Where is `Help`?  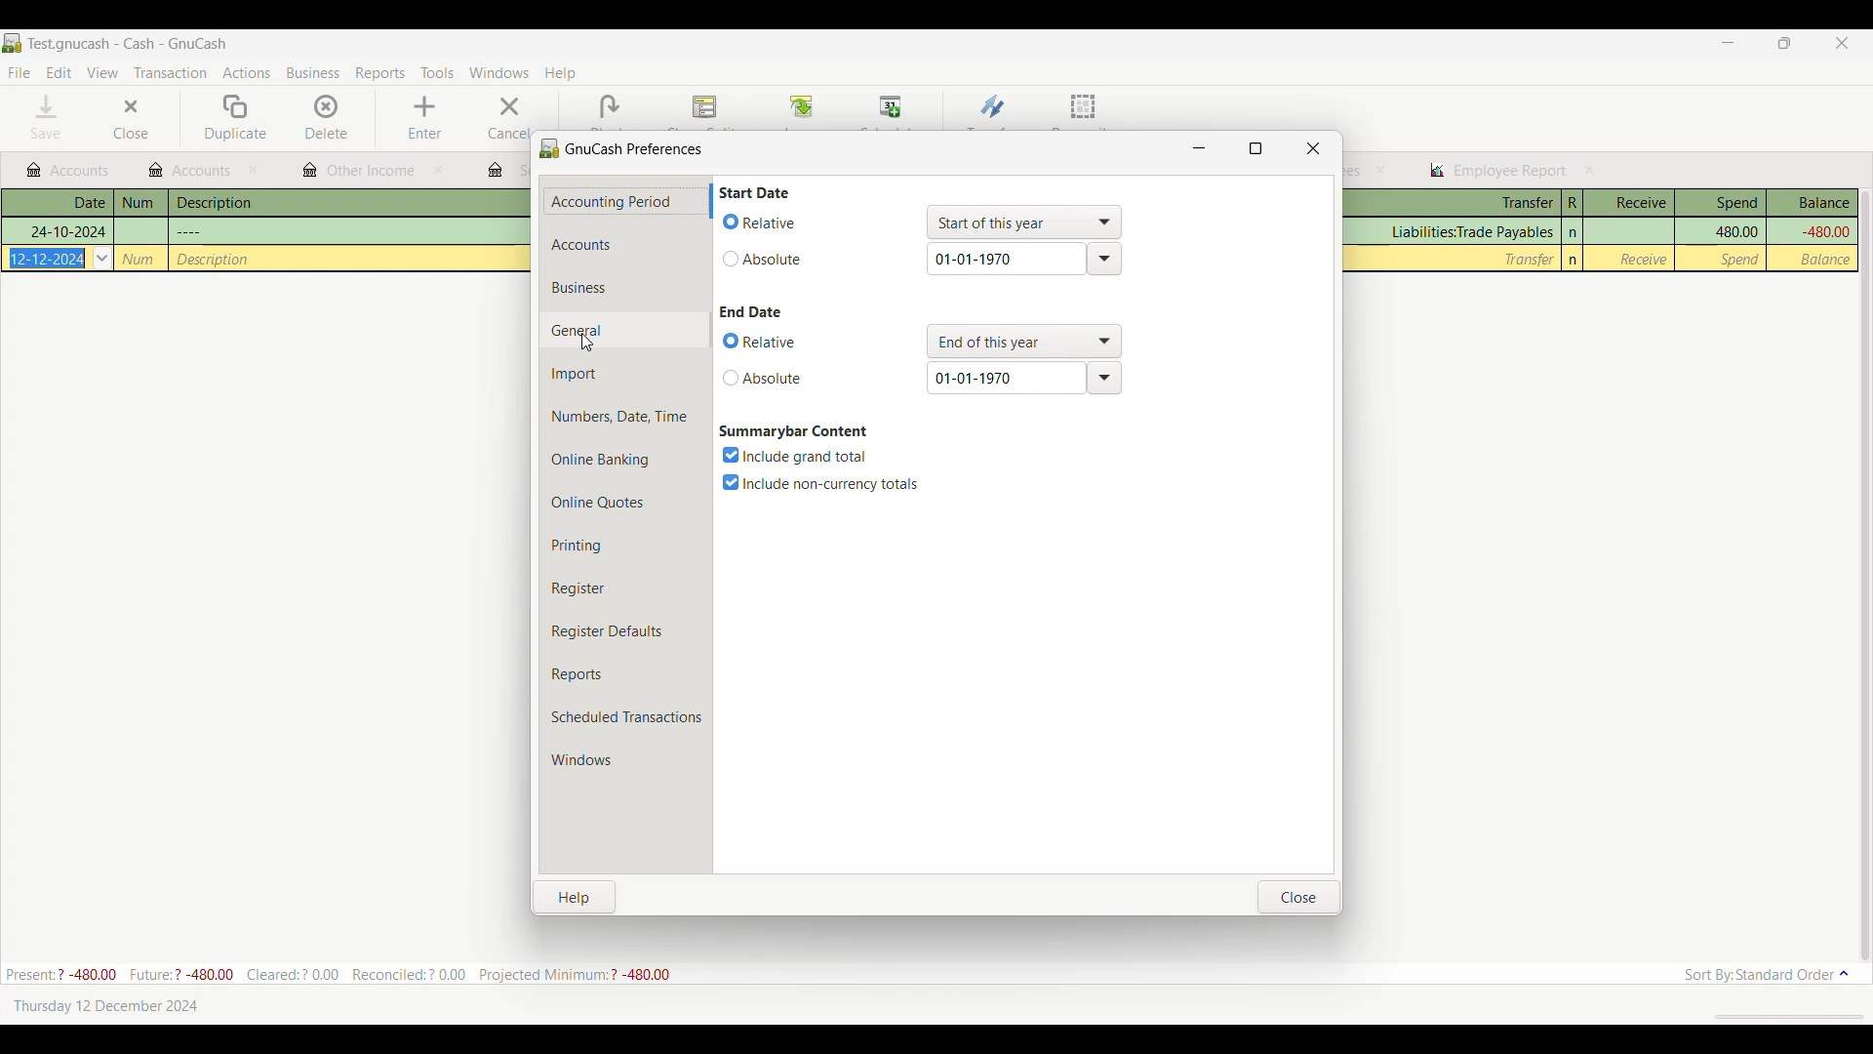
Help is located at coordinates (575, 898).